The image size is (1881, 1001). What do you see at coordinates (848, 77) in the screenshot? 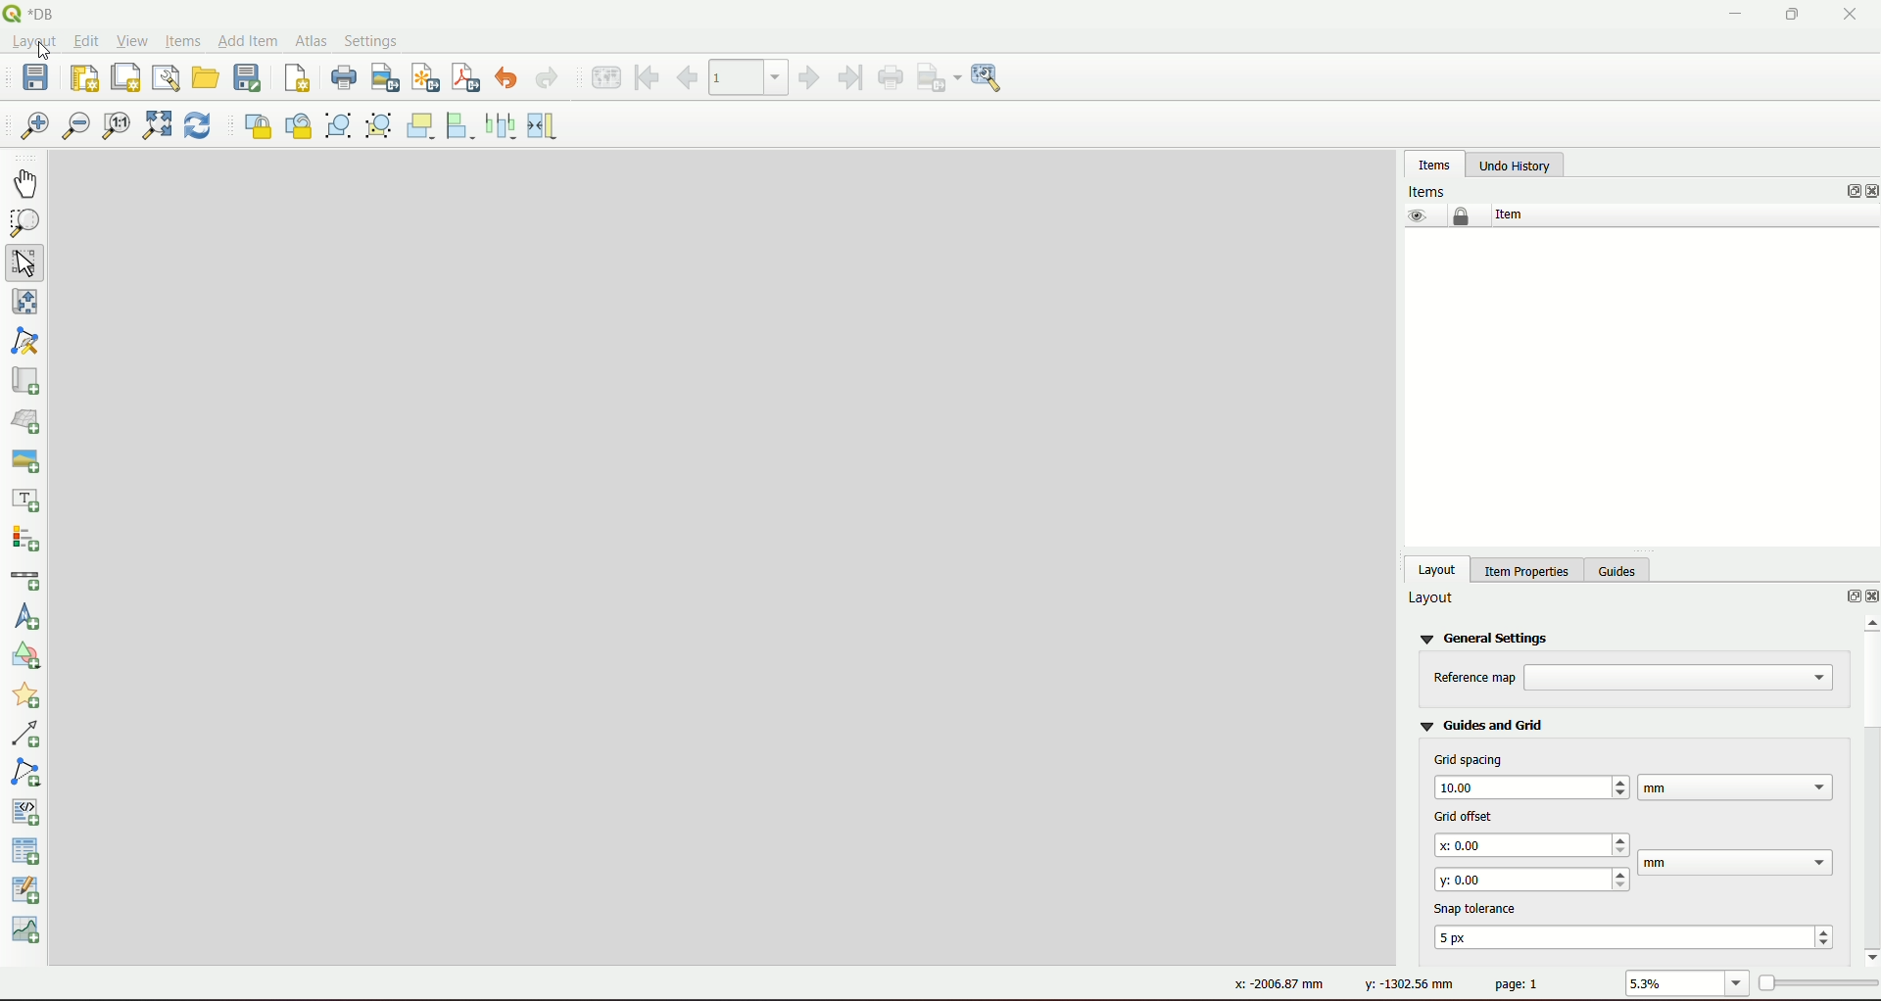
I see `last feature` at bounding box center [848, 77].